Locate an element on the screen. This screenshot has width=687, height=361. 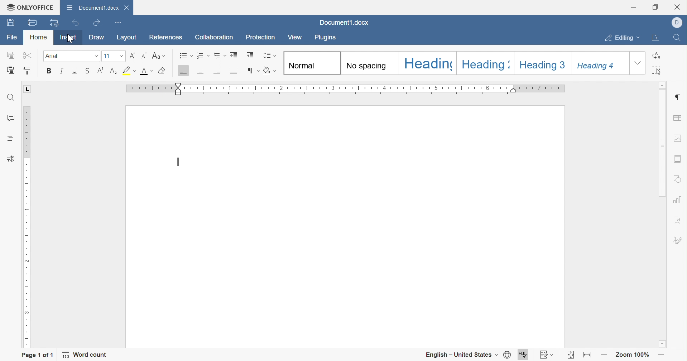
Shading is located at coordinates (271, 70).